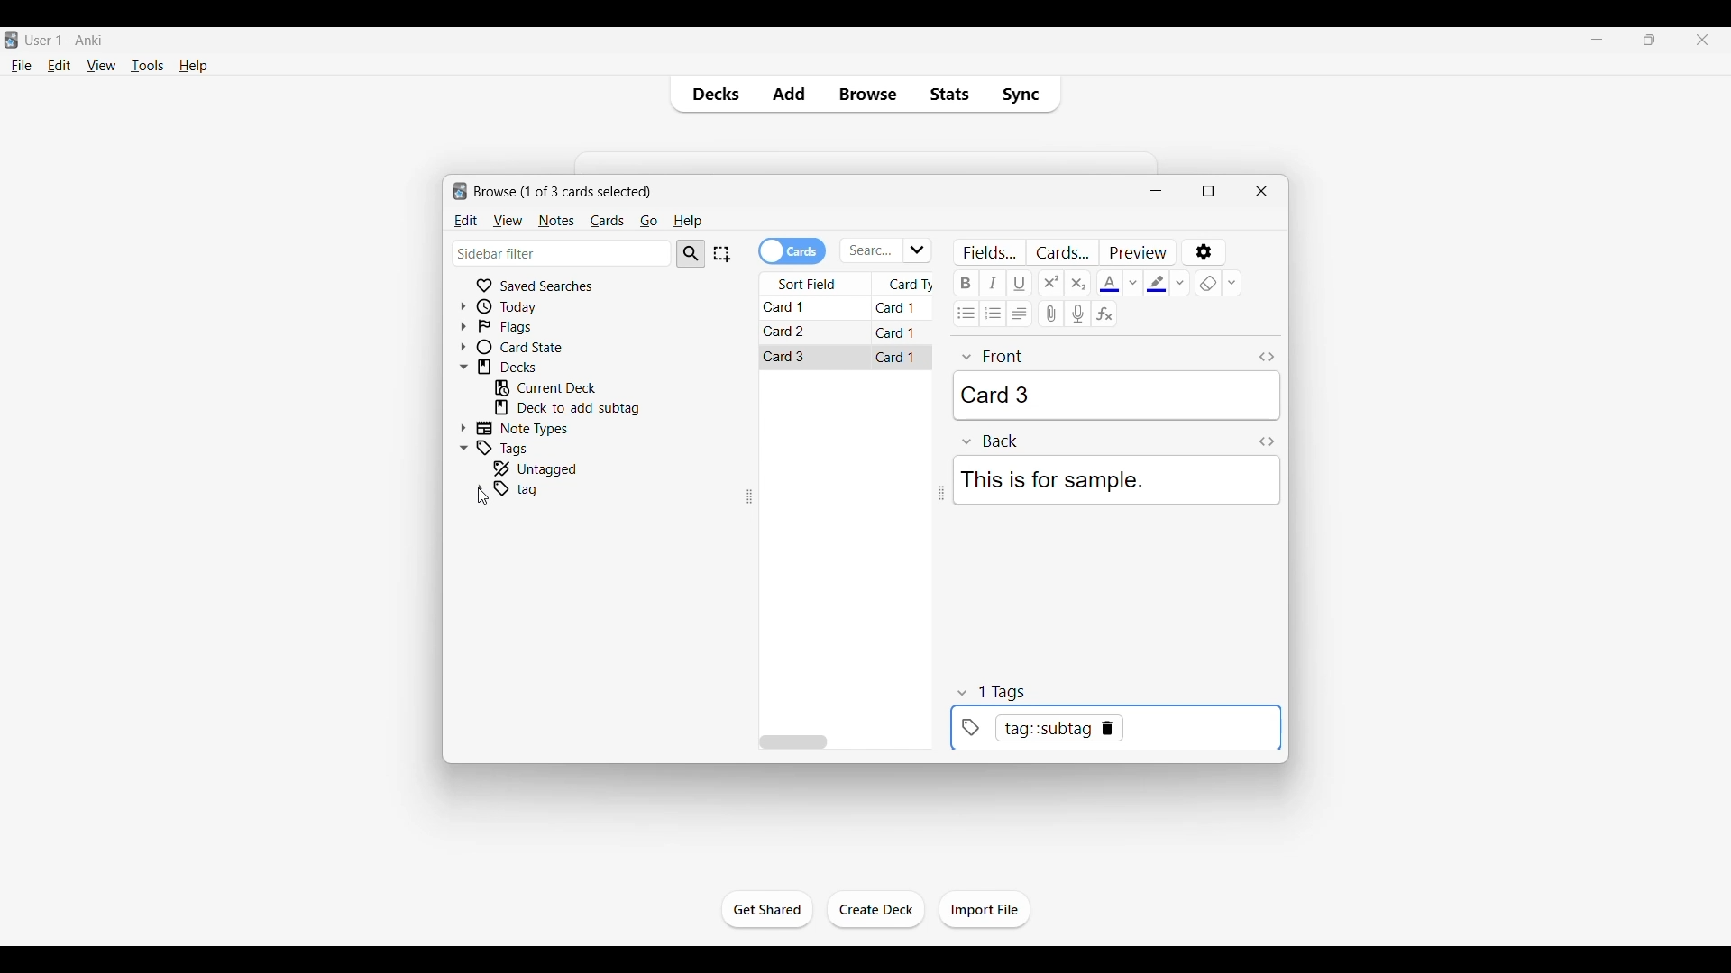  What do you see at coordinates (534, 346) in the screenshot?
I see `Click to go to card state` at bounding box center [534, 346].